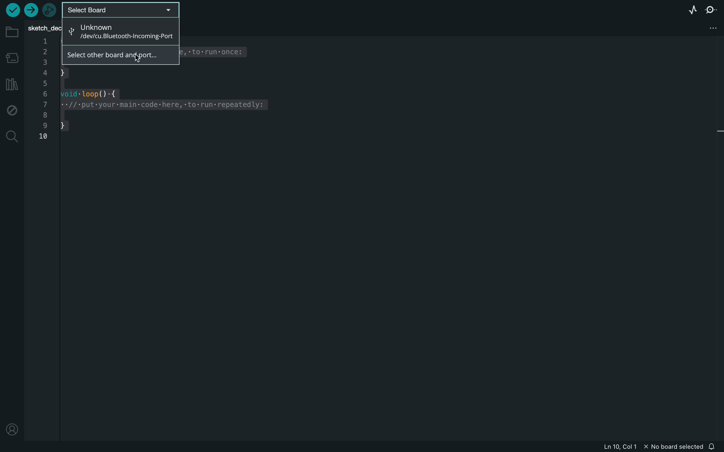 The width and height of the screenshot is (724, 452). Describe the element at coordinates (709, 10) in the screenshot. I see `serial monitor` at that location.